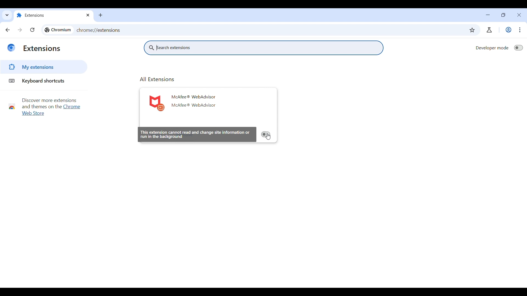 This screenshot has width=527, height=296. What do you see at coordinates (20, 30) in the screenshot?
I see `Go forward` at bounding box center [20, 30].